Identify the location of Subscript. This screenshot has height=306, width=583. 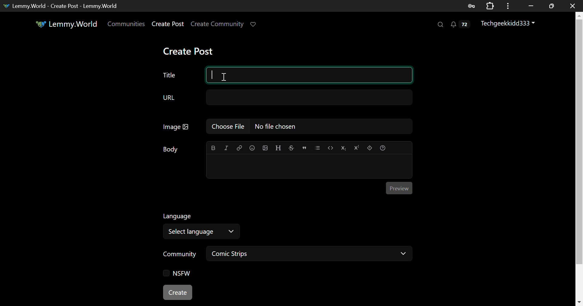
(344, 148).